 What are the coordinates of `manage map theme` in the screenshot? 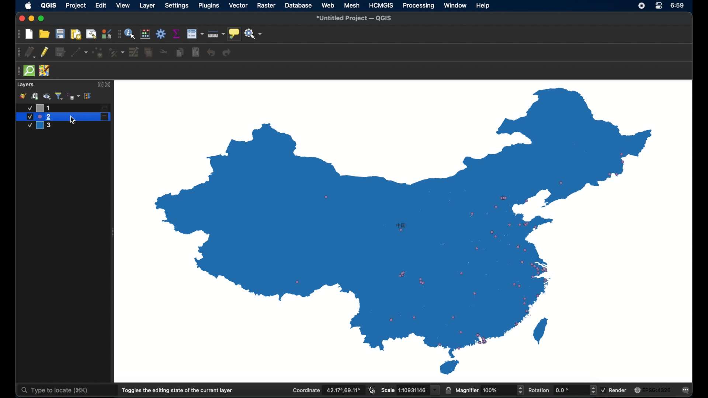 It's located at (47, 96).